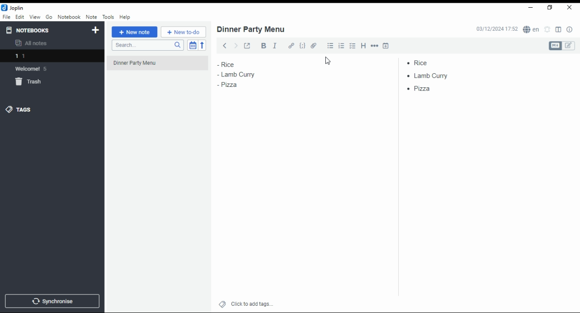 The height and width of the screenshot is (313, 580). Describe the element at coordinates (531, 29) in the screenshot. I see `Langauge` at that location.